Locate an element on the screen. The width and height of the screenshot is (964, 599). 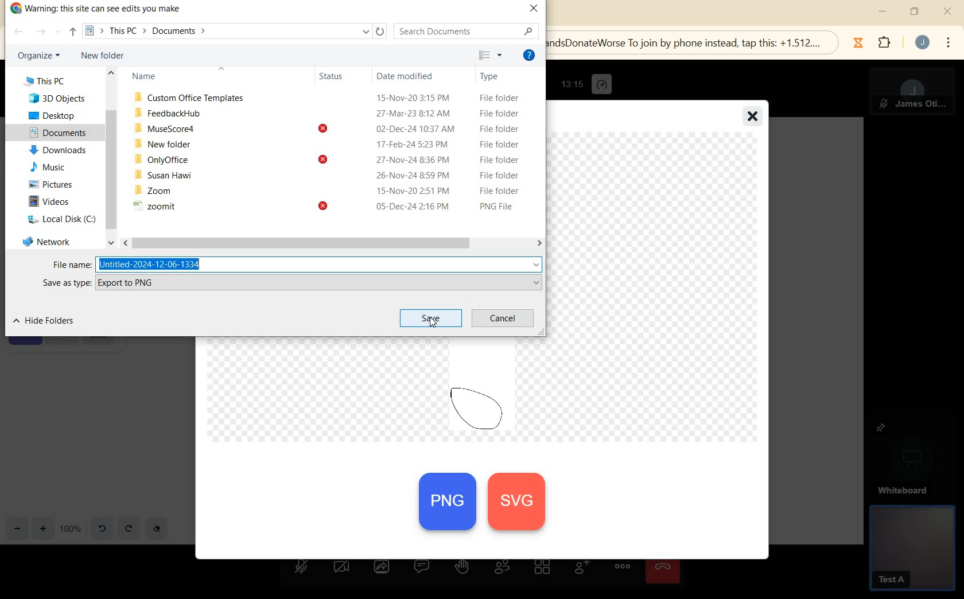
GUEST PANEL VIEW is located at coordinates (912, 551).